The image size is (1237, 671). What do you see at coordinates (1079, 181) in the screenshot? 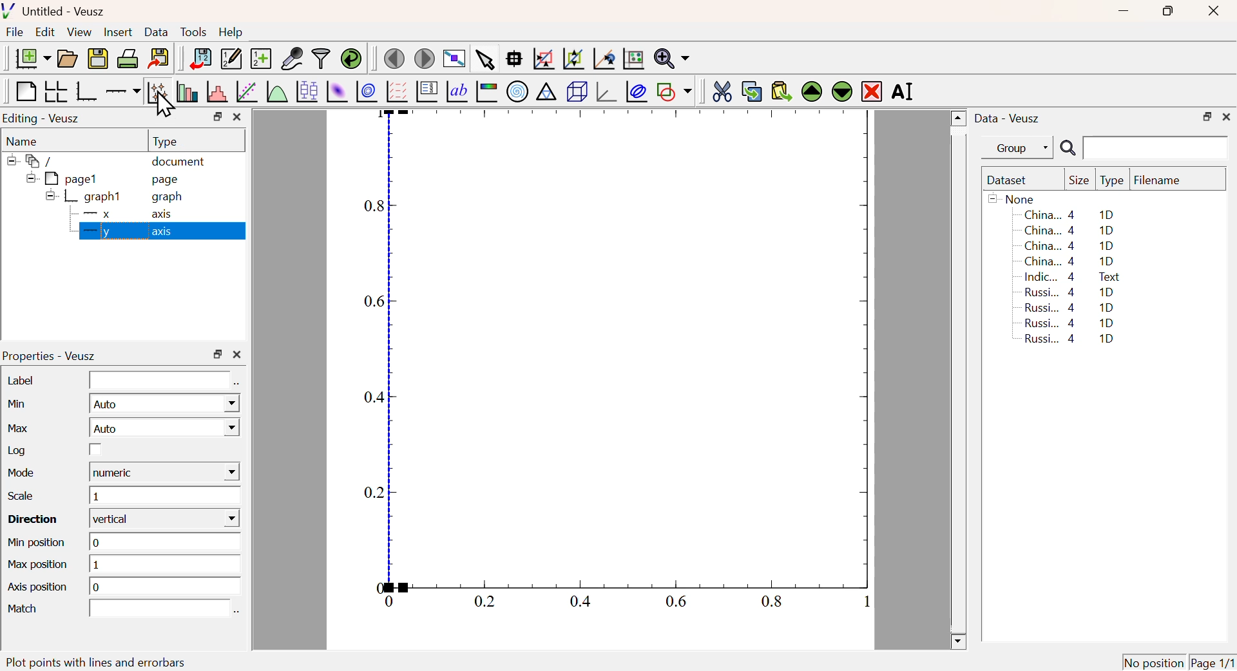
I see `Size` at bounding box center [1079, 181].